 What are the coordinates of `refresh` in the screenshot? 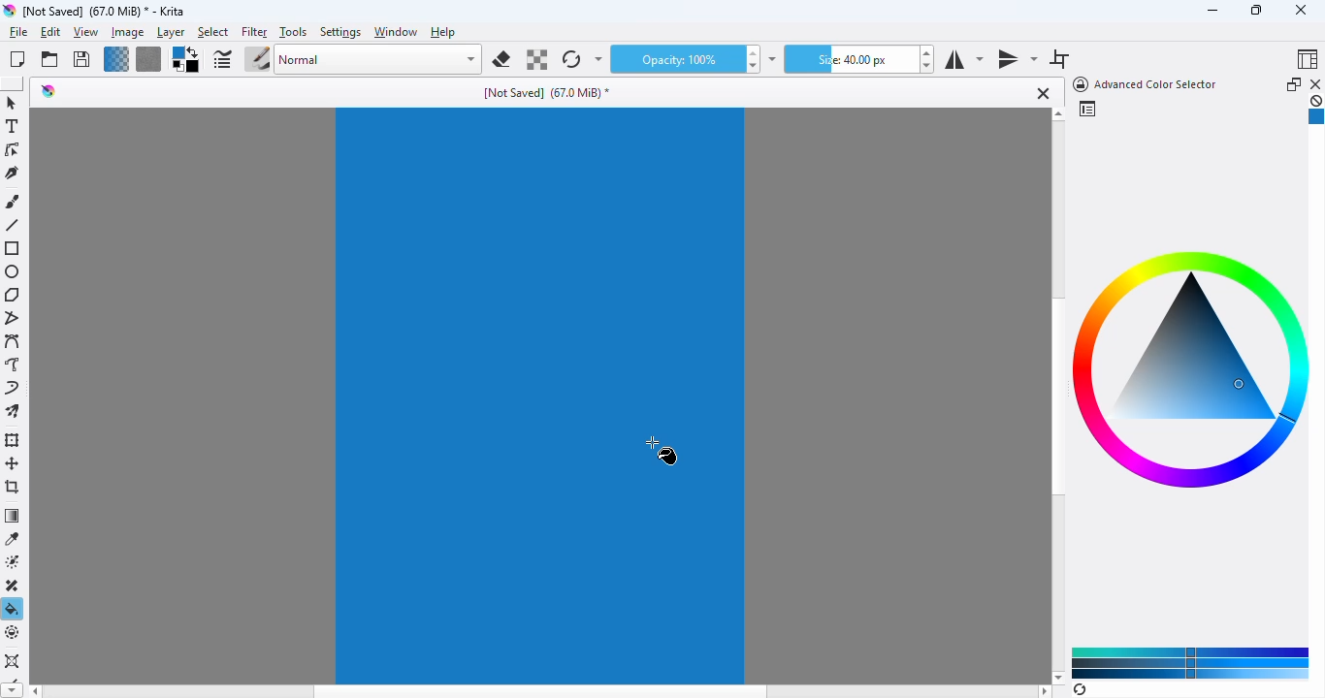 It's located at (1080, 689).